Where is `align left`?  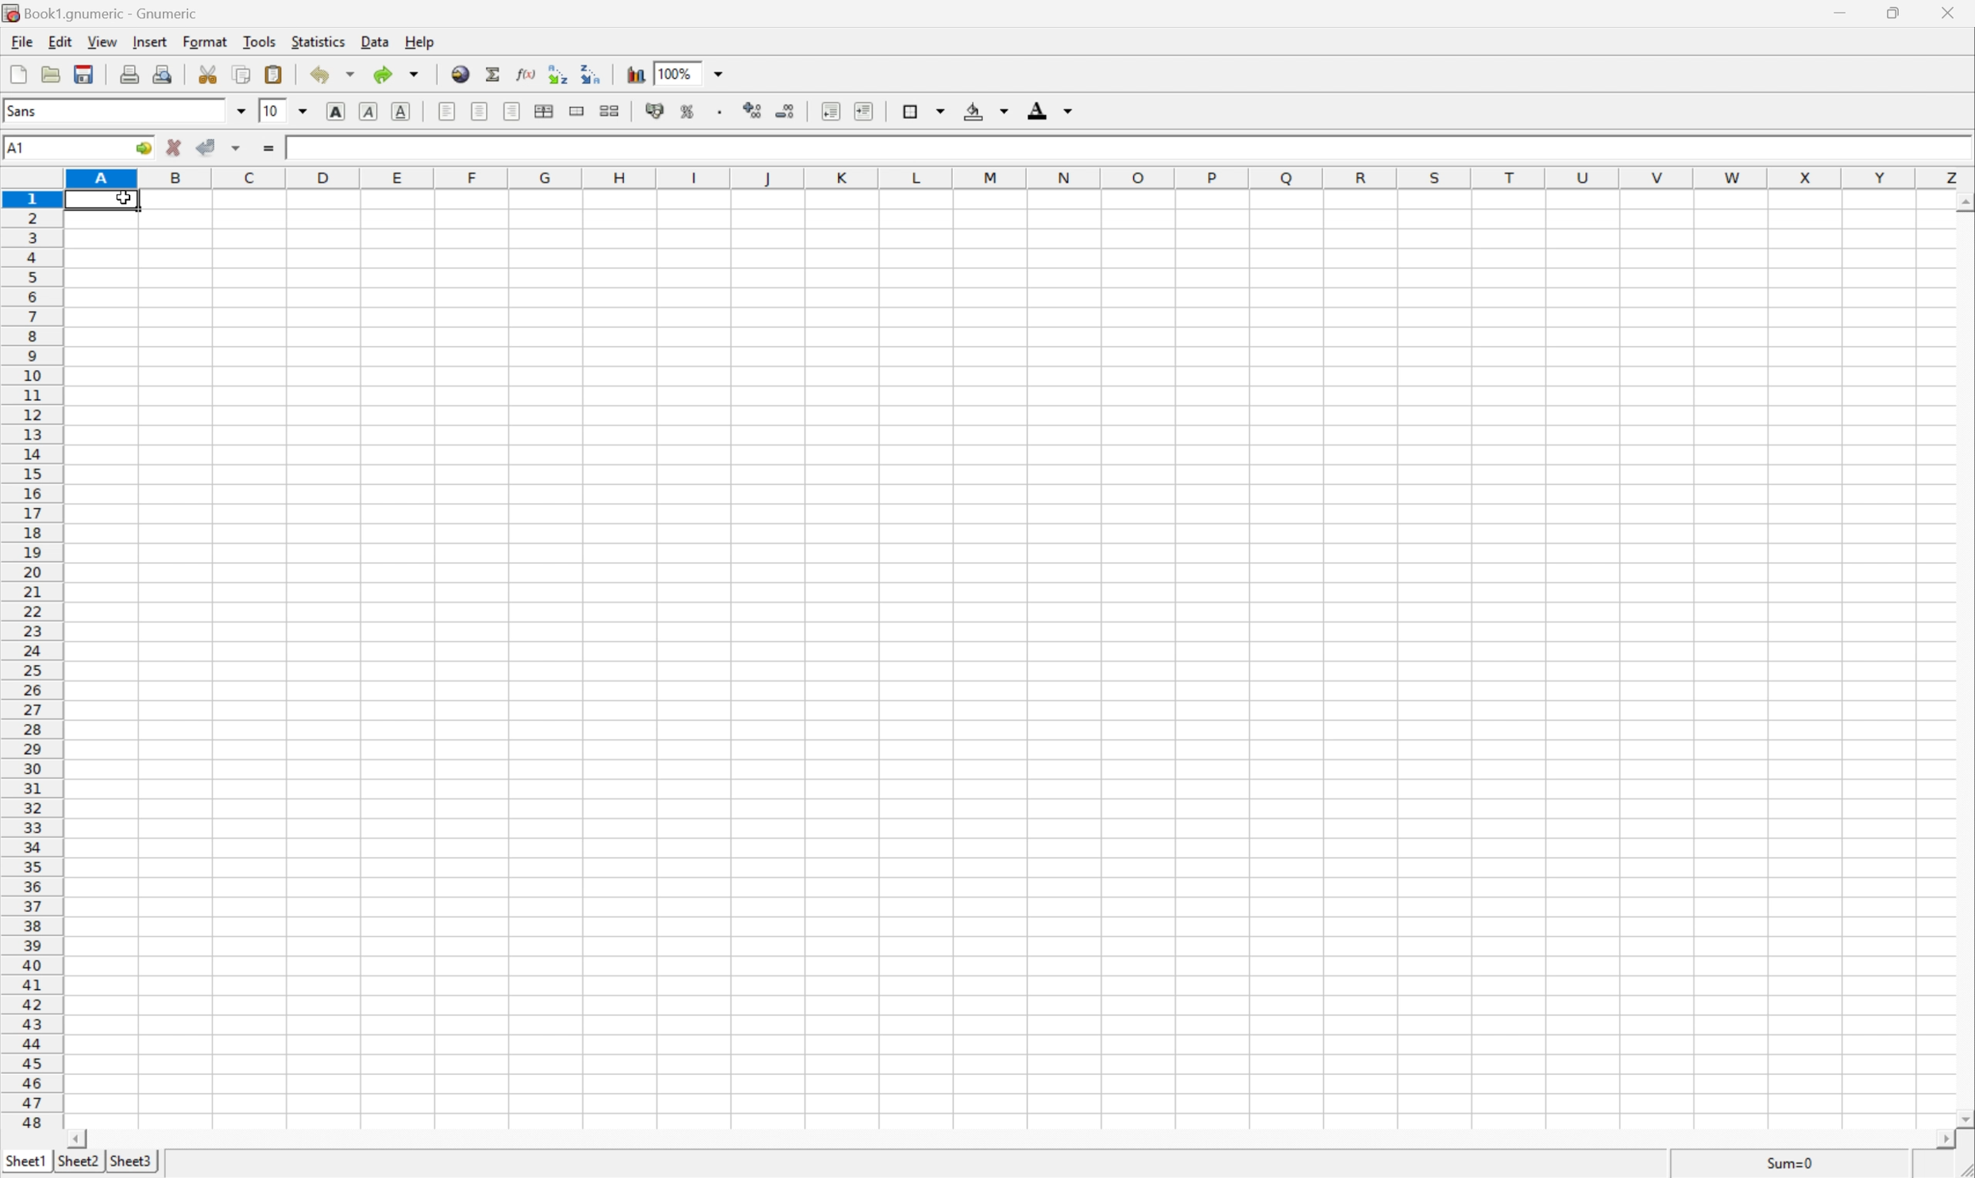
align left is located at coordinates (448, 110).